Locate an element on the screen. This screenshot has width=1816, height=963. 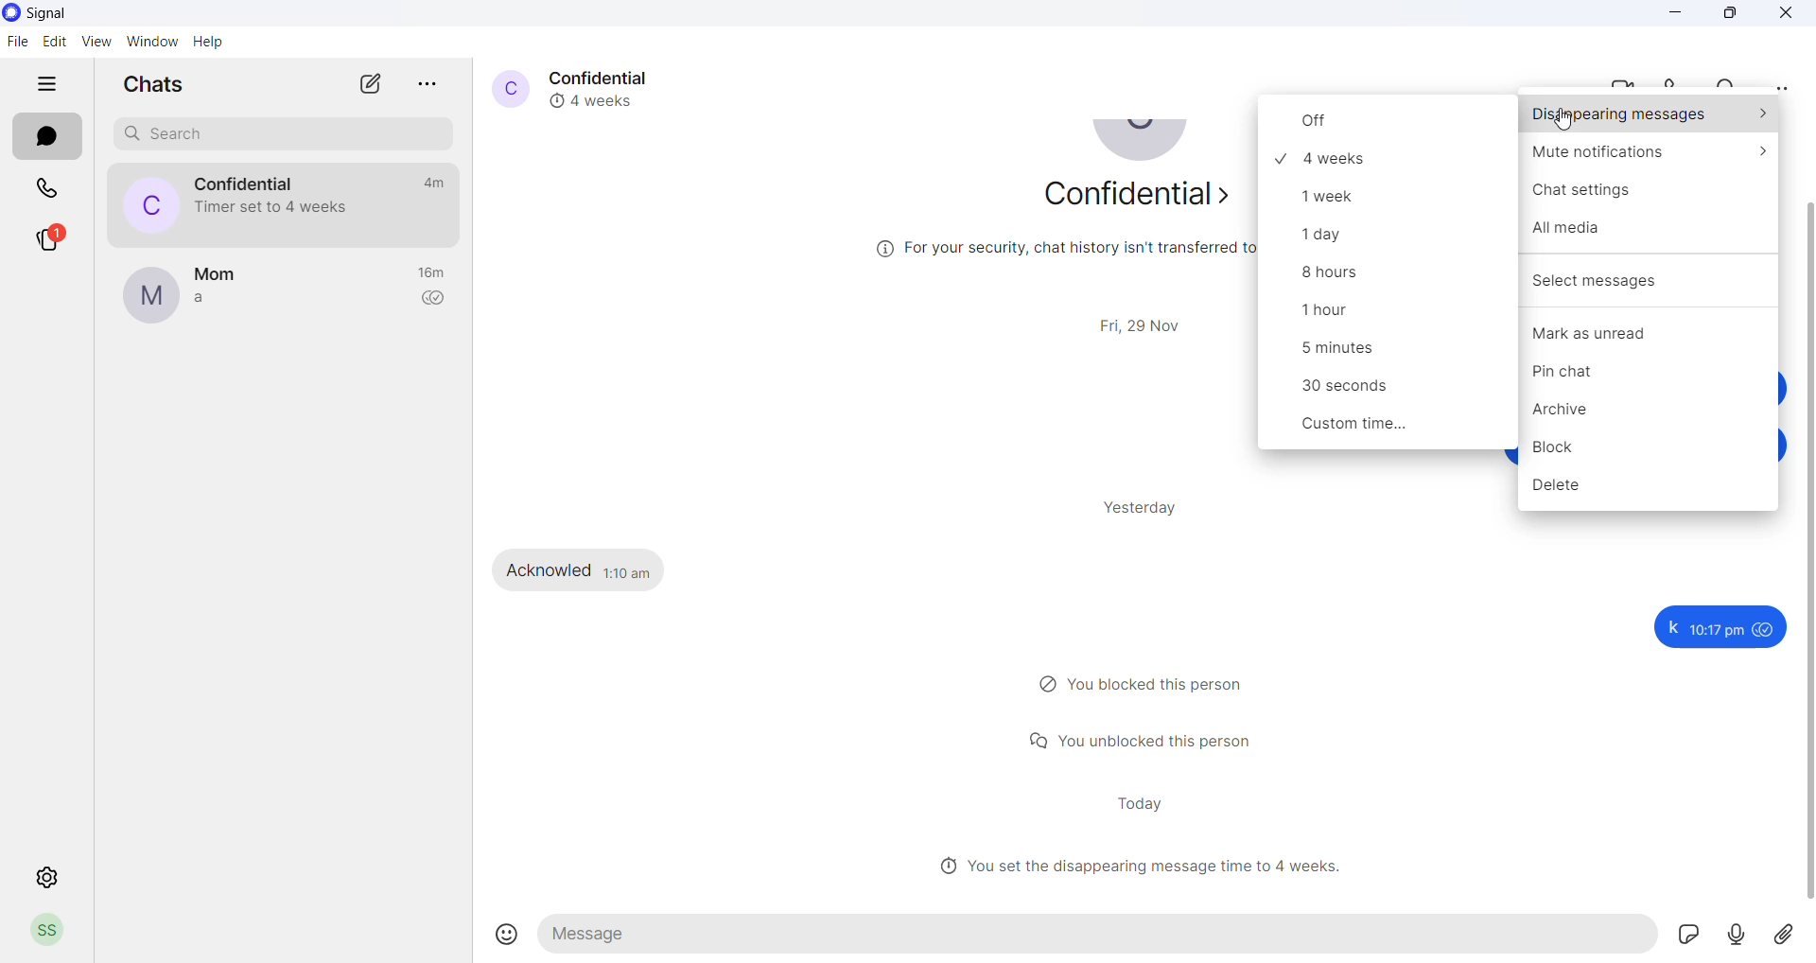
message text area is located at coordinates (1103, 935).